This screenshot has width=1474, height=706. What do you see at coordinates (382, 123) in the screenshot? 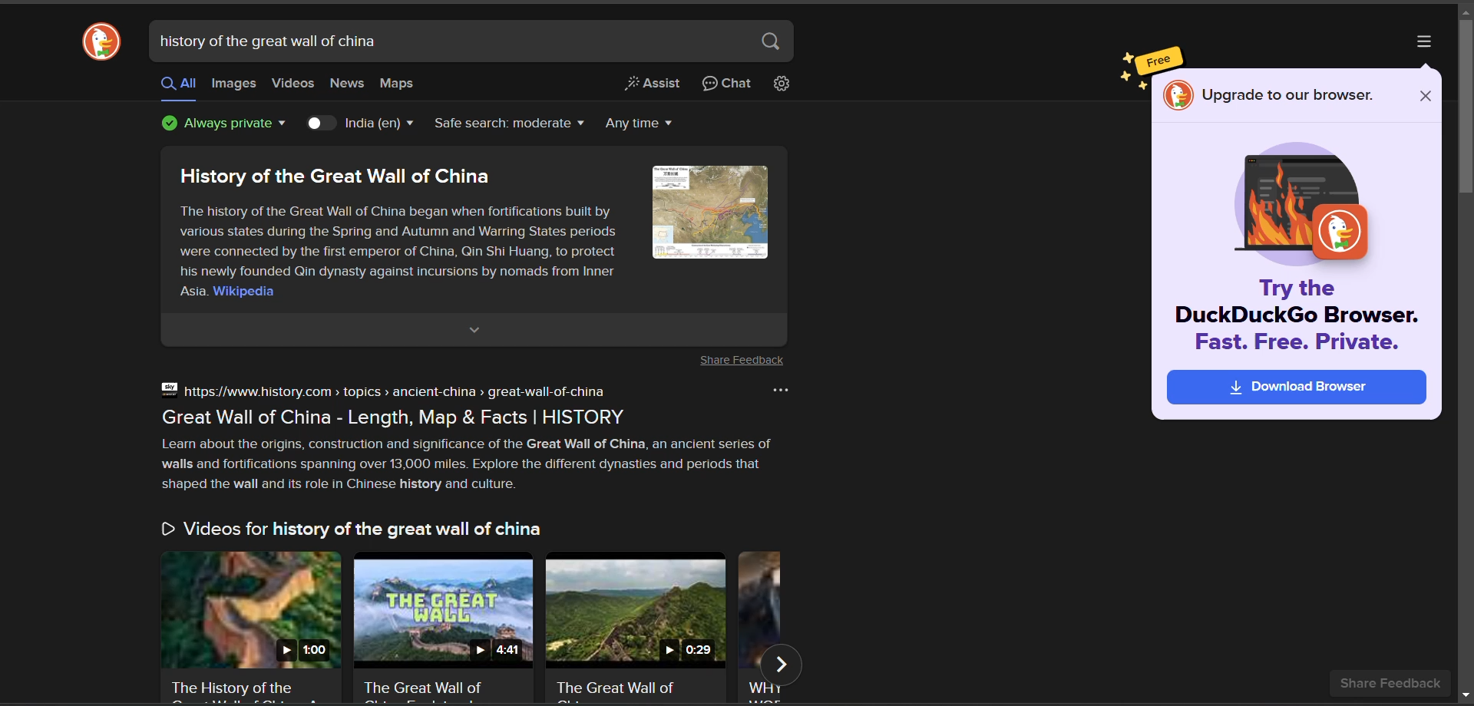
I see `country` at bounding box center [382, 123].